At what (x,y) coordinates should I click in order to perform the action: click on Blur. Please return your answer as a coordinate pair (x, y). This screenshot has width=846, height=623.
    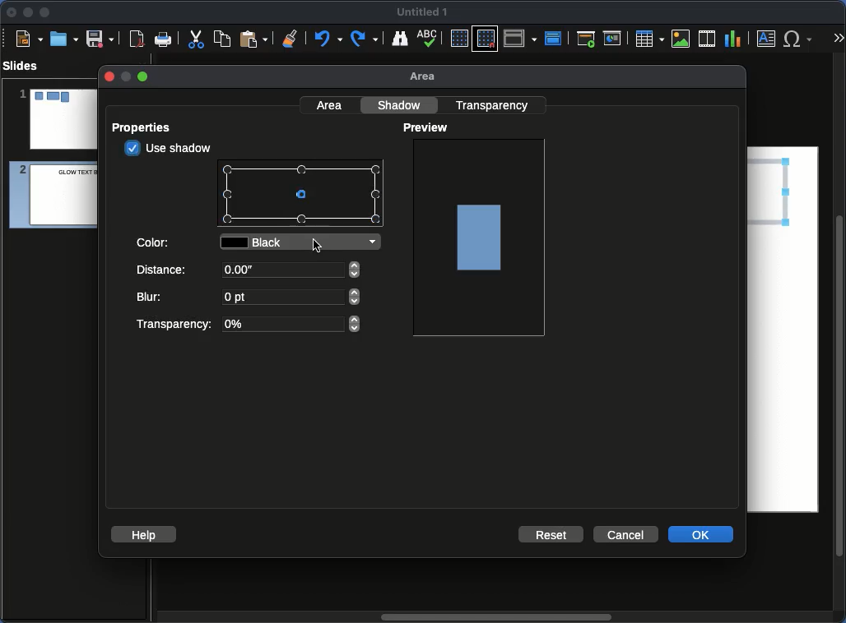
    Looking at the image, I should click on (249, 298).